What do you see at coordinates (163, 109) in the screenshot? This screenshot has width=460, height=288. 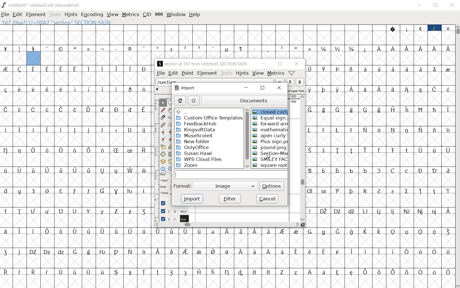 I see `draw a freehand curve` at bounding box center [163, 109].